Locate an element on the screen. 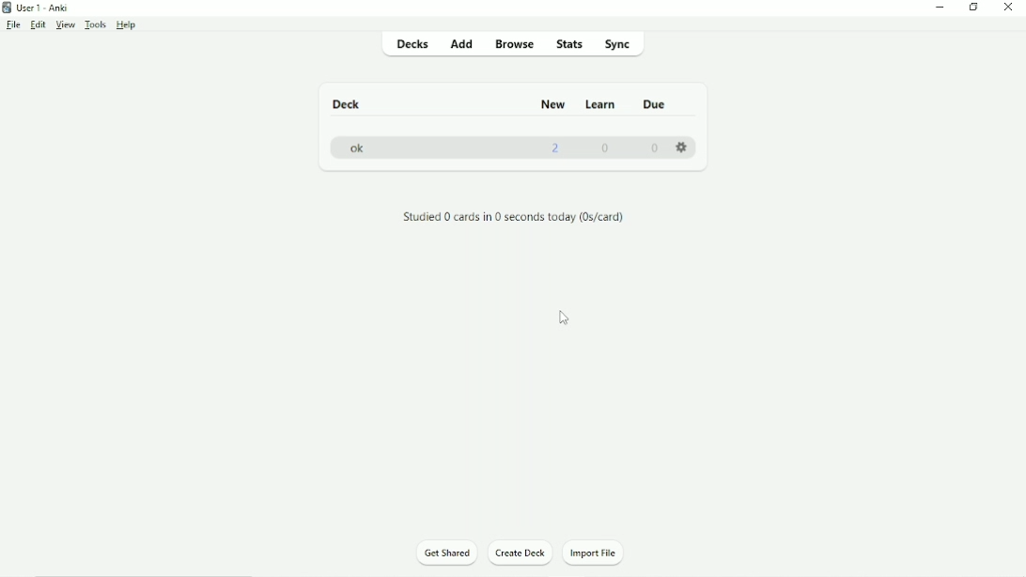 The height and width of the screenshot is (577, 1026). Restore down is located at coordinates (974, 8).